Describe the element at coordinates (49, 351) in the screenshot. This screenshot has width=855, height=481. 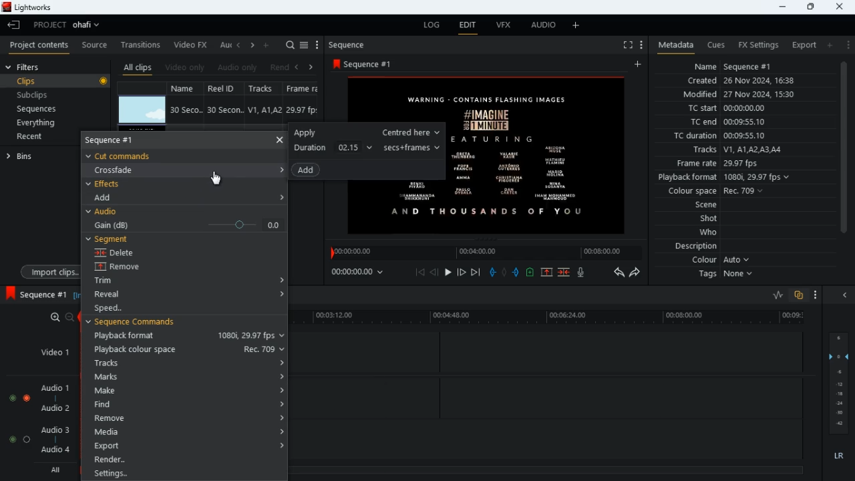
I see `video 1` at that location.